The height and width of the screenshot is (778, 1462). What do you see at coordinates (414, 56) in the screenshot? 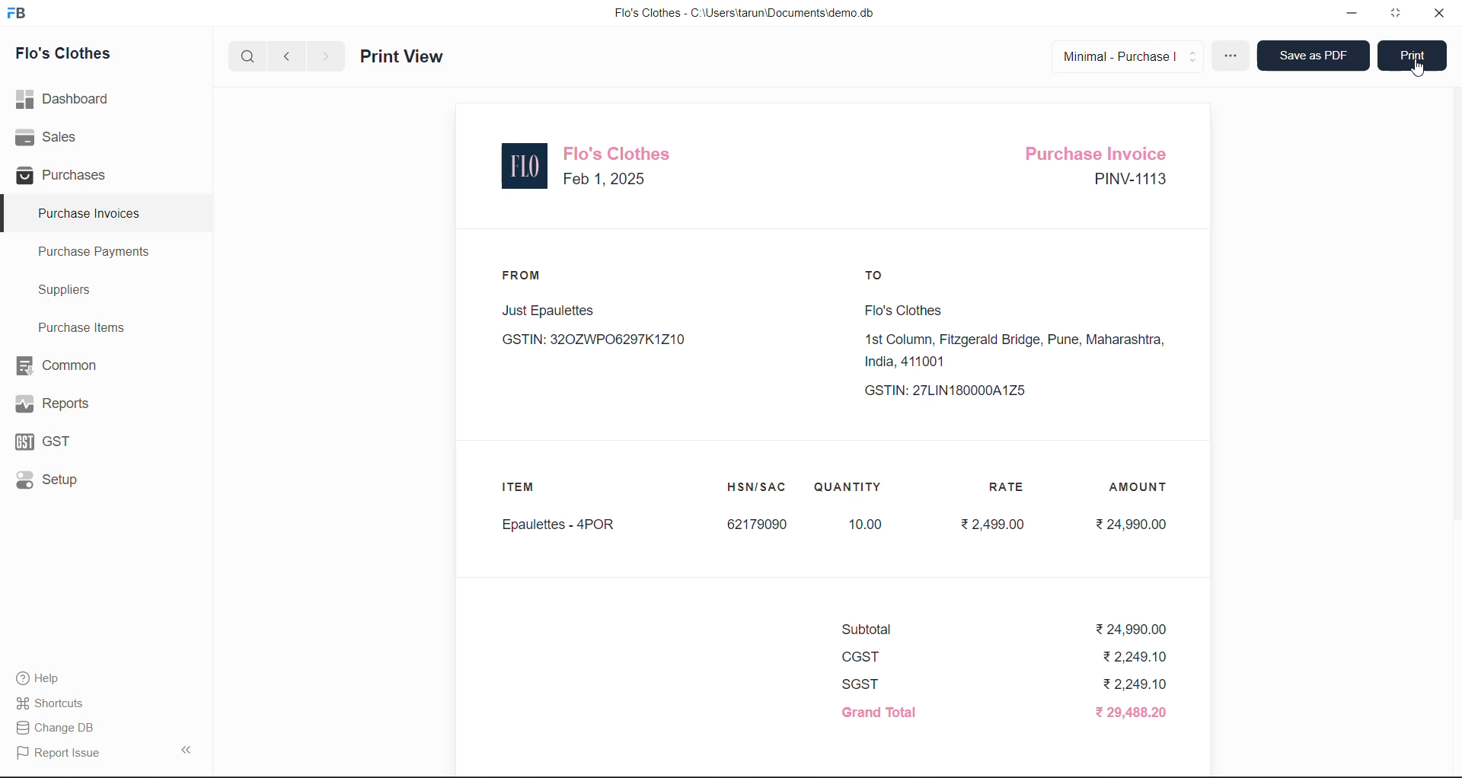
I see ` Print View` at bounding box center [414, 56].